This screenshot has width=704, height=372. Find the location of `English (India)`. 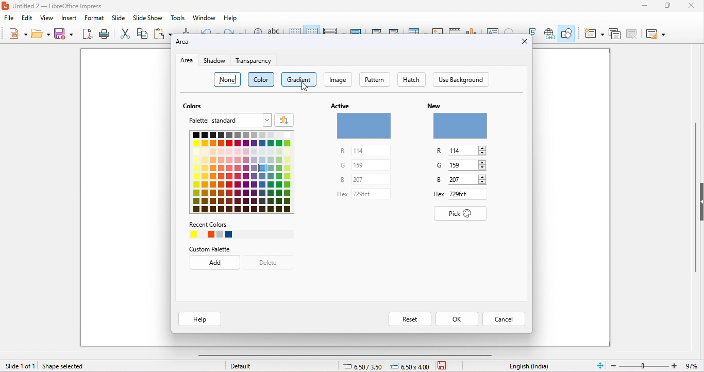

English (India) is located at coordinates (529, 366).